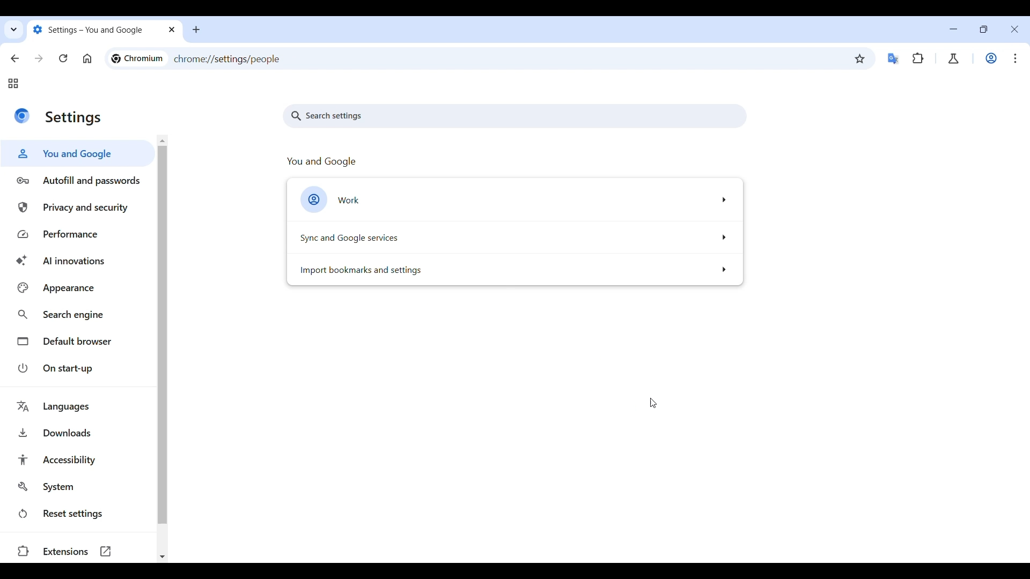 Image resolution: width=1030 pixels, height=579 pixels. I want to click on chromium, so click(137, 58).